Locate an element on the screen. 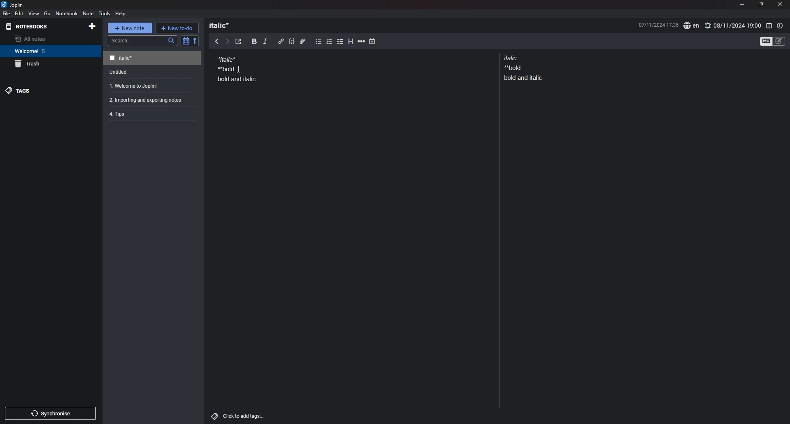  attachment is located at coordinates (303, 42).